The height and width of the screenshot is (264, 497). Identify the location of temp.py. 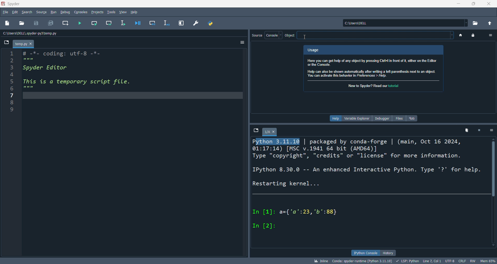
(23, 43).